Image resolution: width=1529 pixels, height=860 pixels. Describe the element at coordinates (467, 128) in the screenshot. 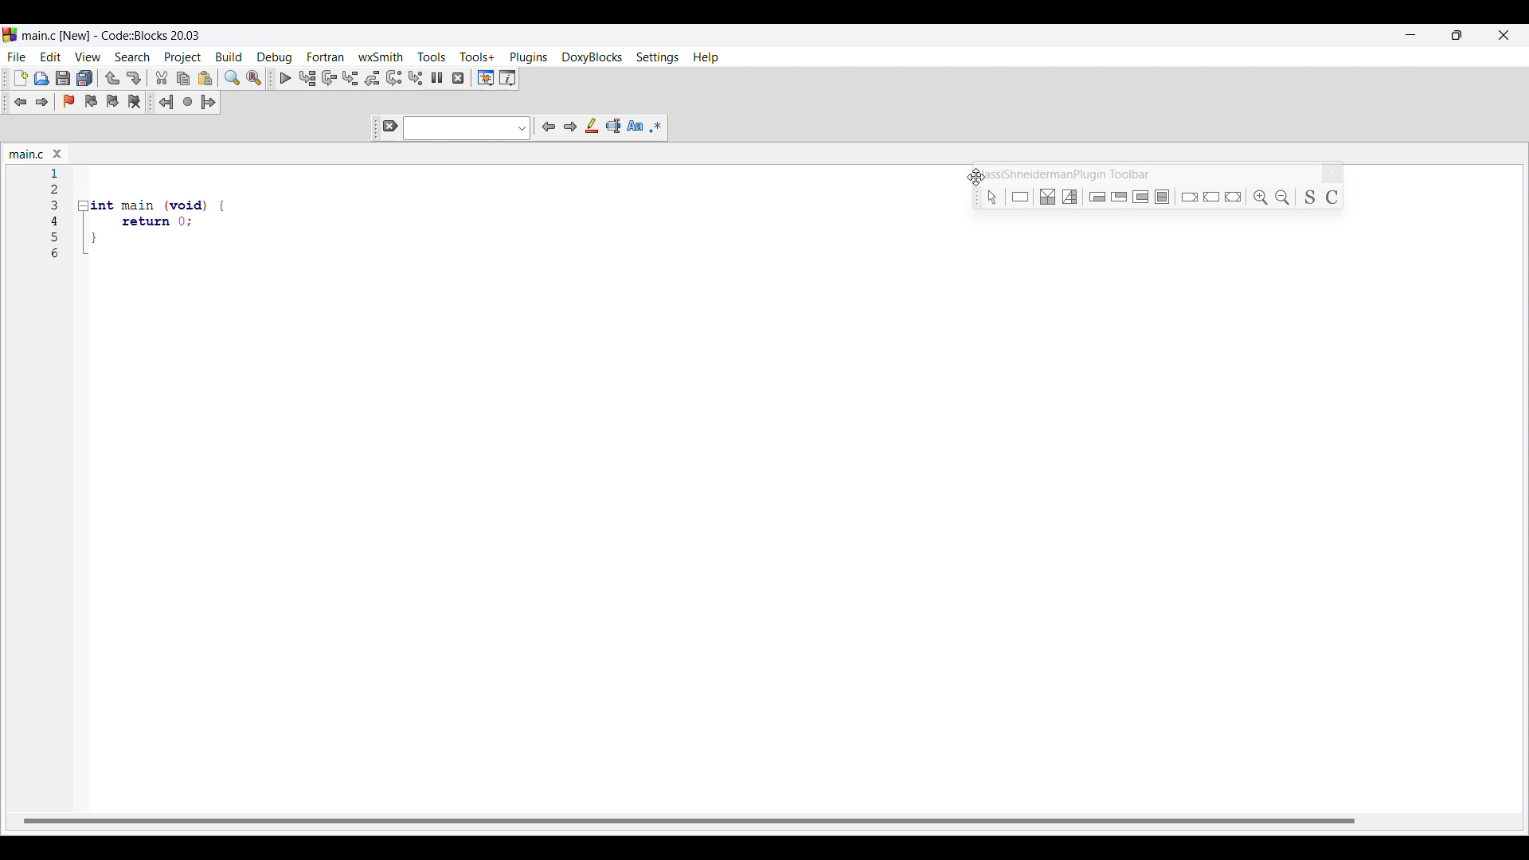

I see `Text box and text options ` at that location.